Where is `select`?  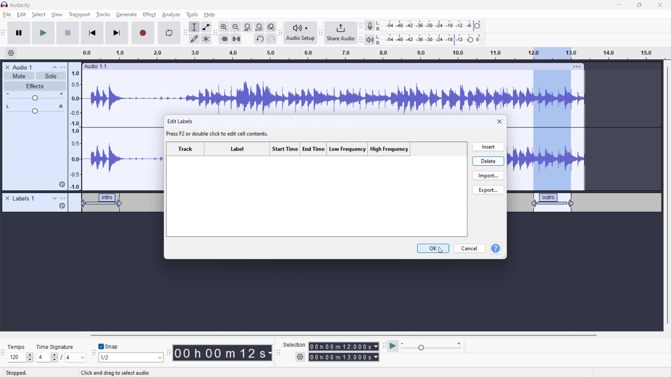 select is located at coordinates (38, 14).